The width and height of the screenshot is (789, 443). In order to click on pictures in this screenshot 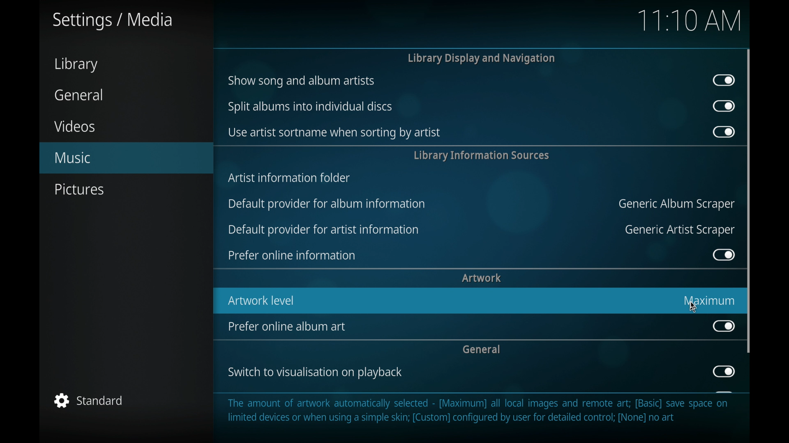, I will do `click(79, 190)`.